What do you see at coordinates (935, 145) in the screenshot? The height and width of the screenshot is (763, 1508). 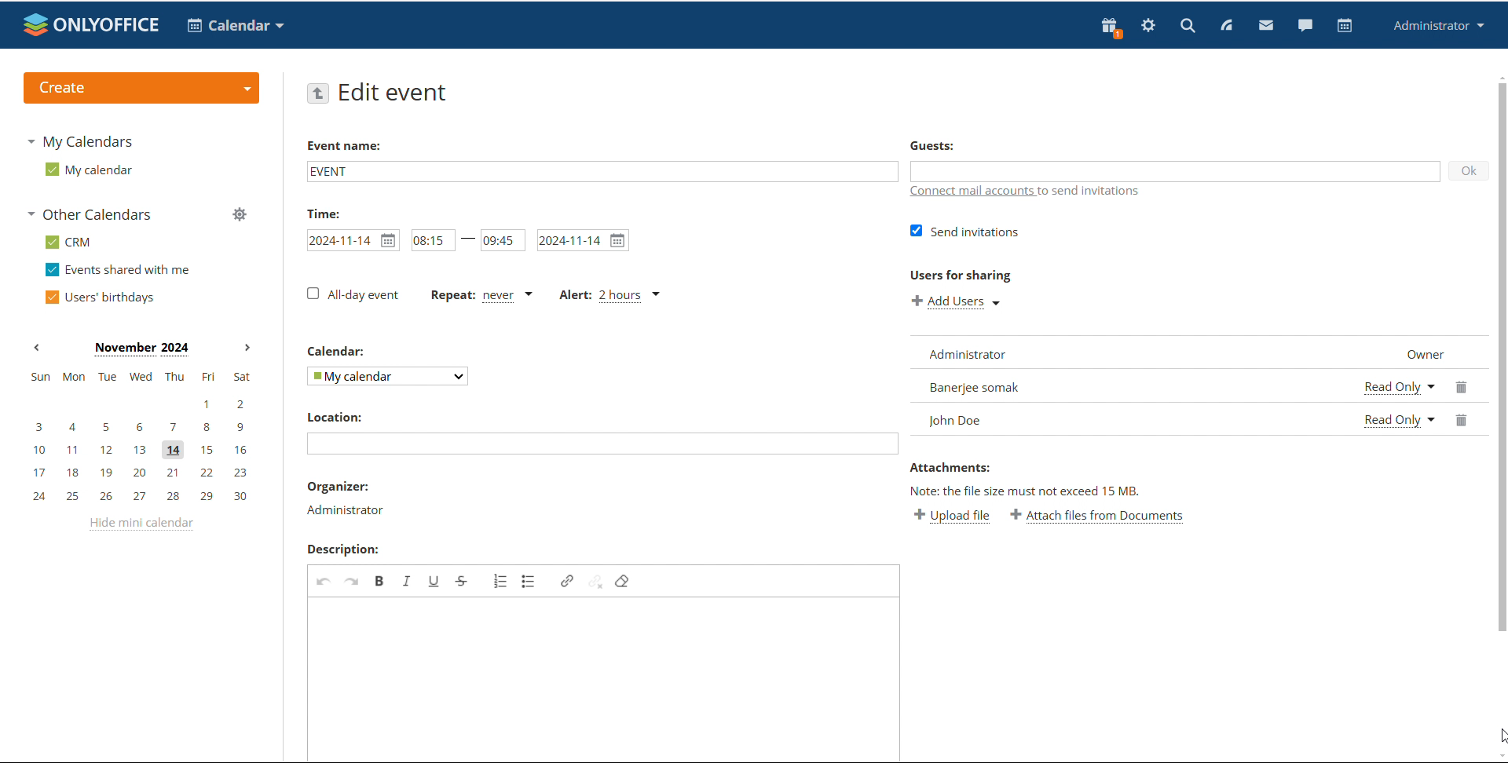 I see `Guests` at bounding box center [935, 145].